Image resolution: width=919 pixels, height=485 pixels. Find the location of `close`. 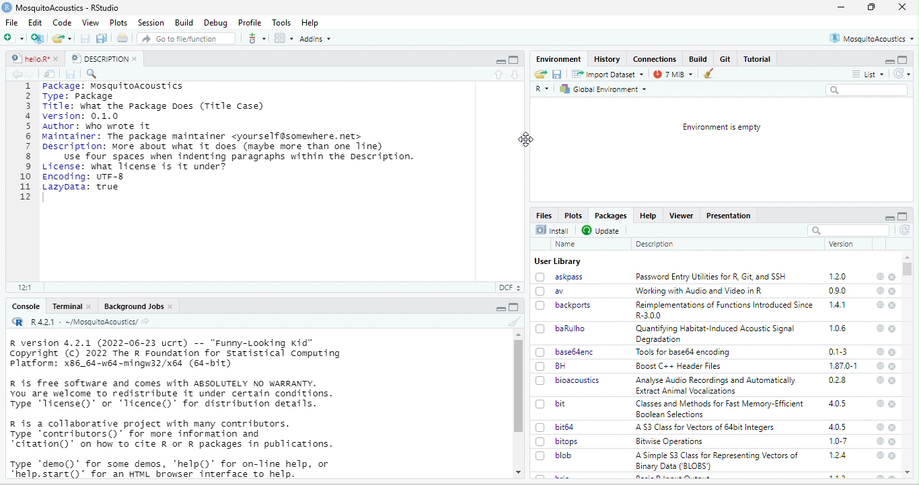

close is located at coordinates (893, 329).